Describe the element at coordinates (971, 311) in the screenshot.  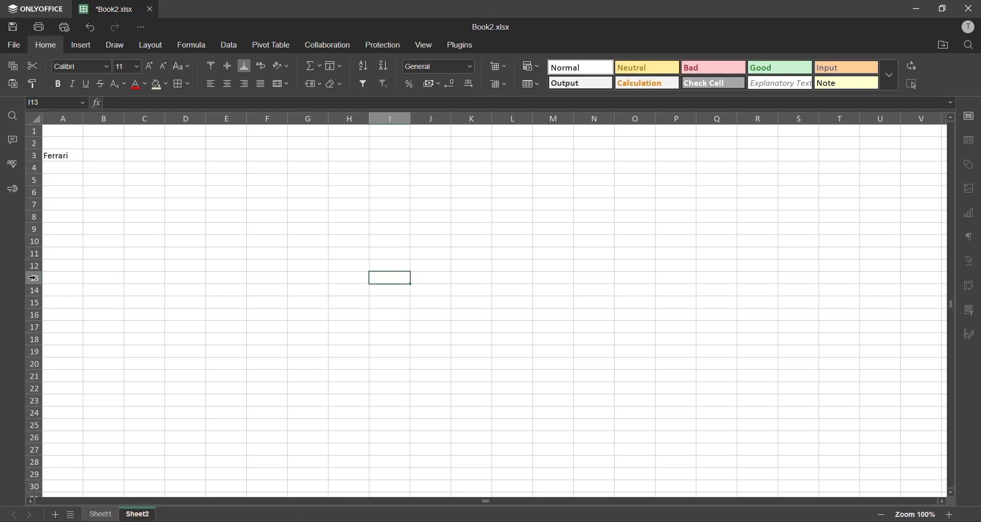
I see `slicer` at that location.